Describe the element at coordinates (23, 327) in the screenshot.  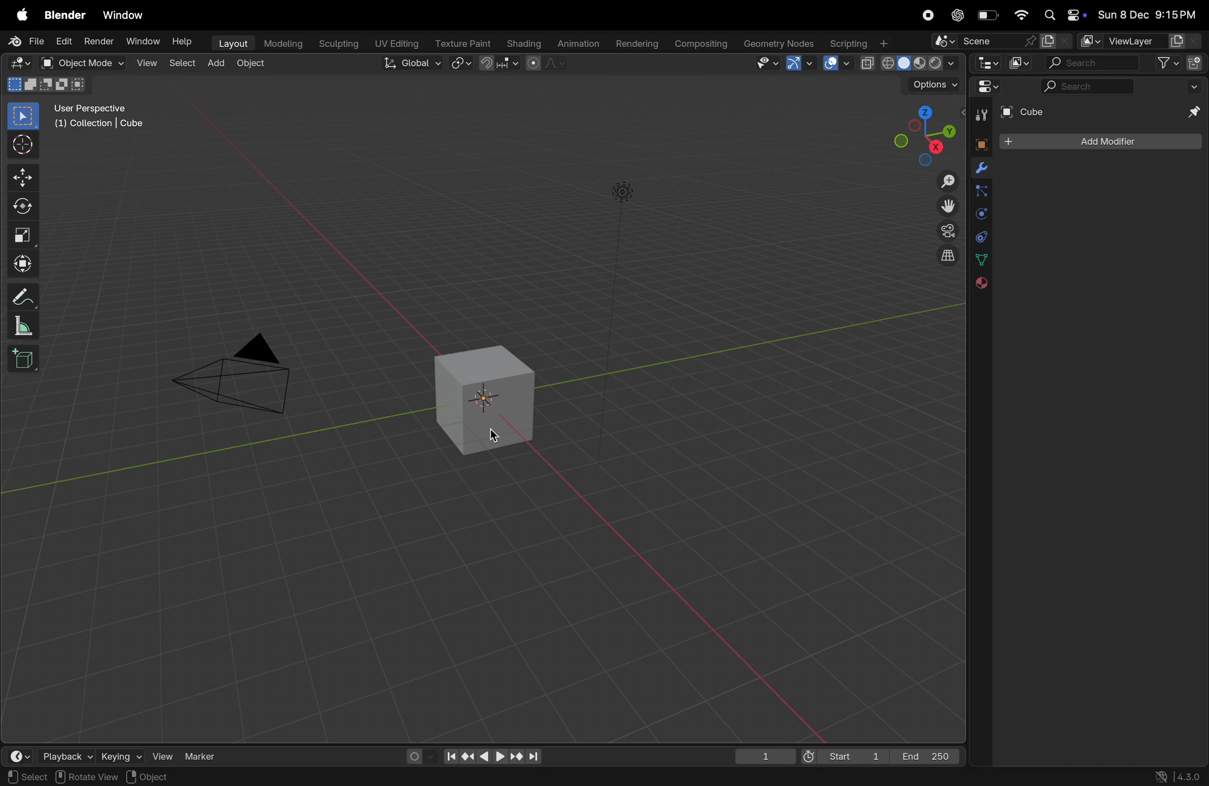
I see `measure ` at that location.